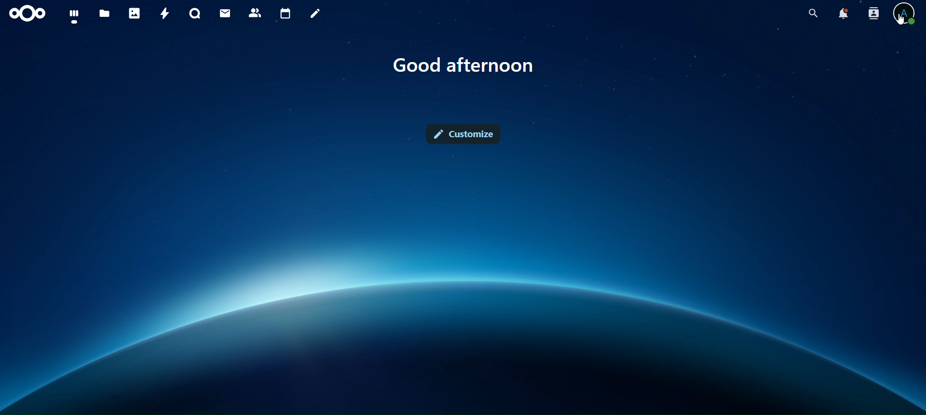 The image size is (926, 415). What do you see at coordinates (842, 13) in the screenshot?
I see `notifications` at bounding box center [842, 13].